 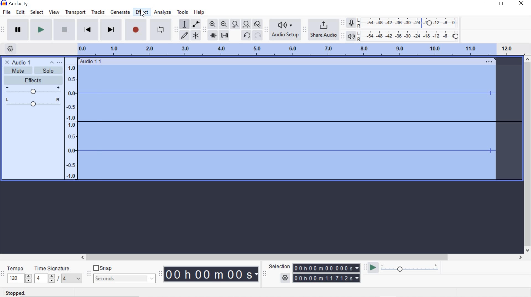 I want to click on TEMPO, so click(x=18, y=274).